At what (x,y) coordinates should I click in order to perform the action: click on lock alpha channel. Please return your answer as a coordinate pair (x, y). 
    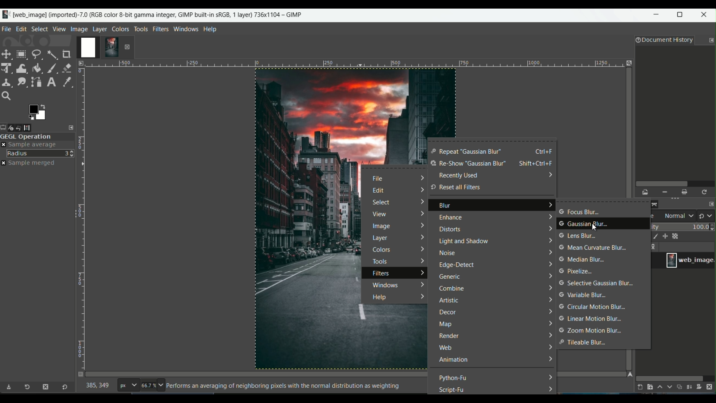
    Looking at the image, I should click on (676, 235).